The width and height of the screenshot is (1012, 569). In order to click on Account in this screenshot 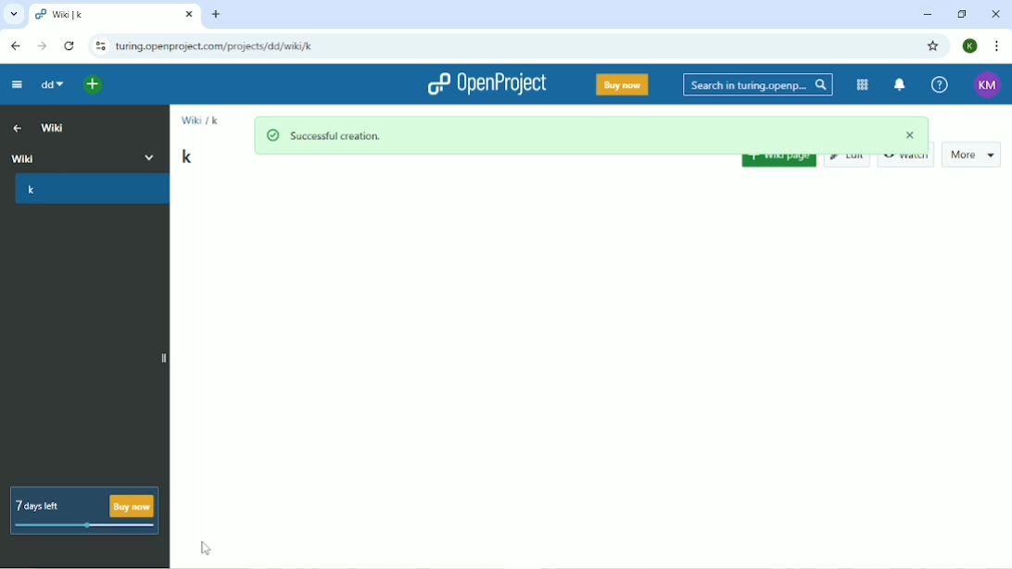, I will do `click(970, 46)`.